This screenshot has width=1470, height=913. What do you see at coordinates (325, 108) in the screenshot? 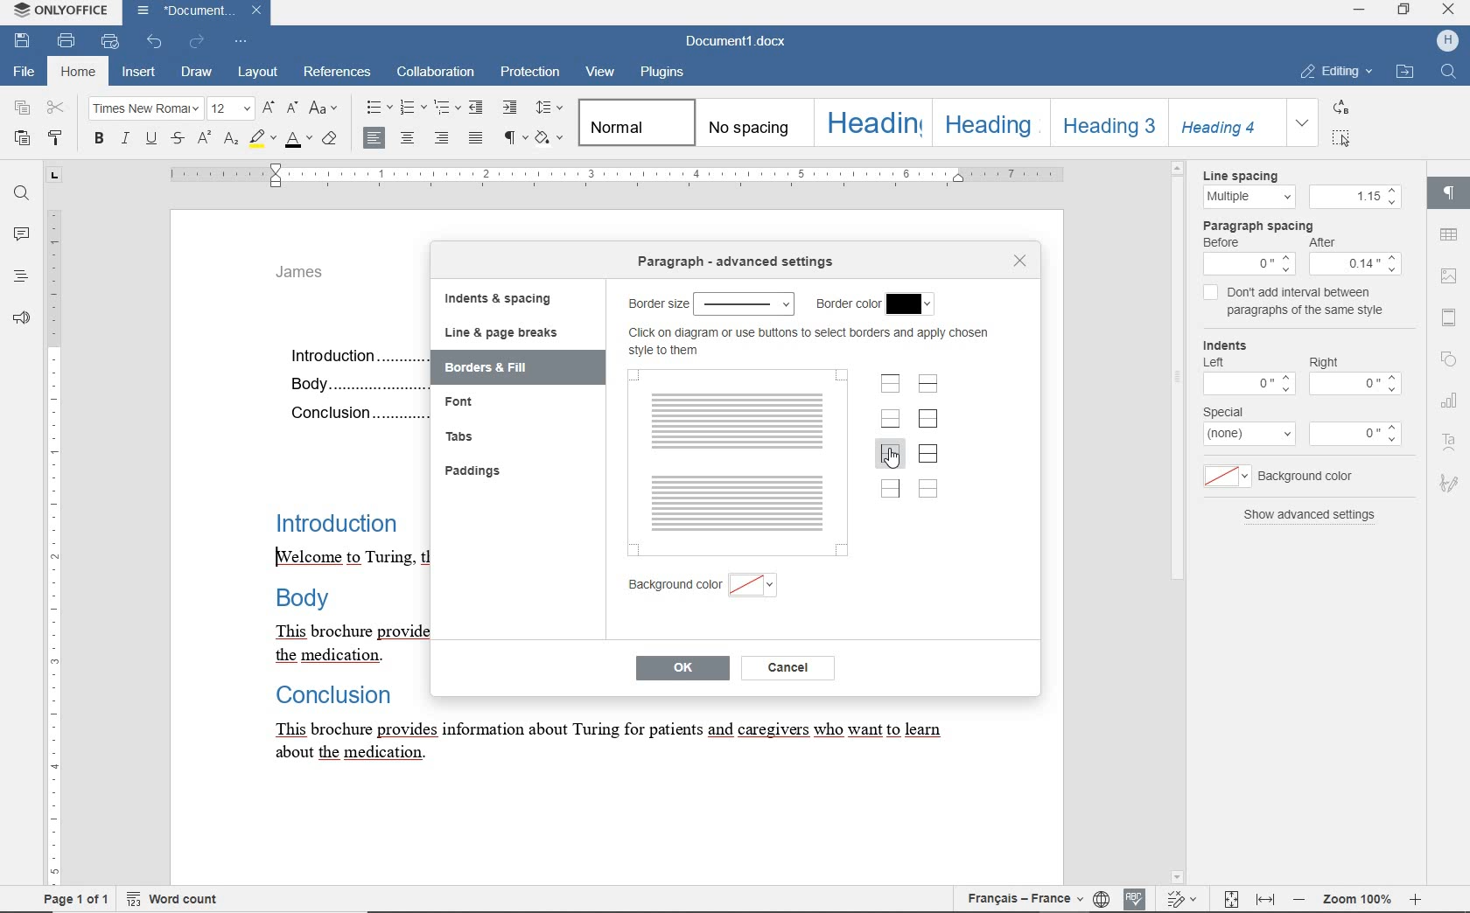
I see `change case` at bounding box center [325, 108].